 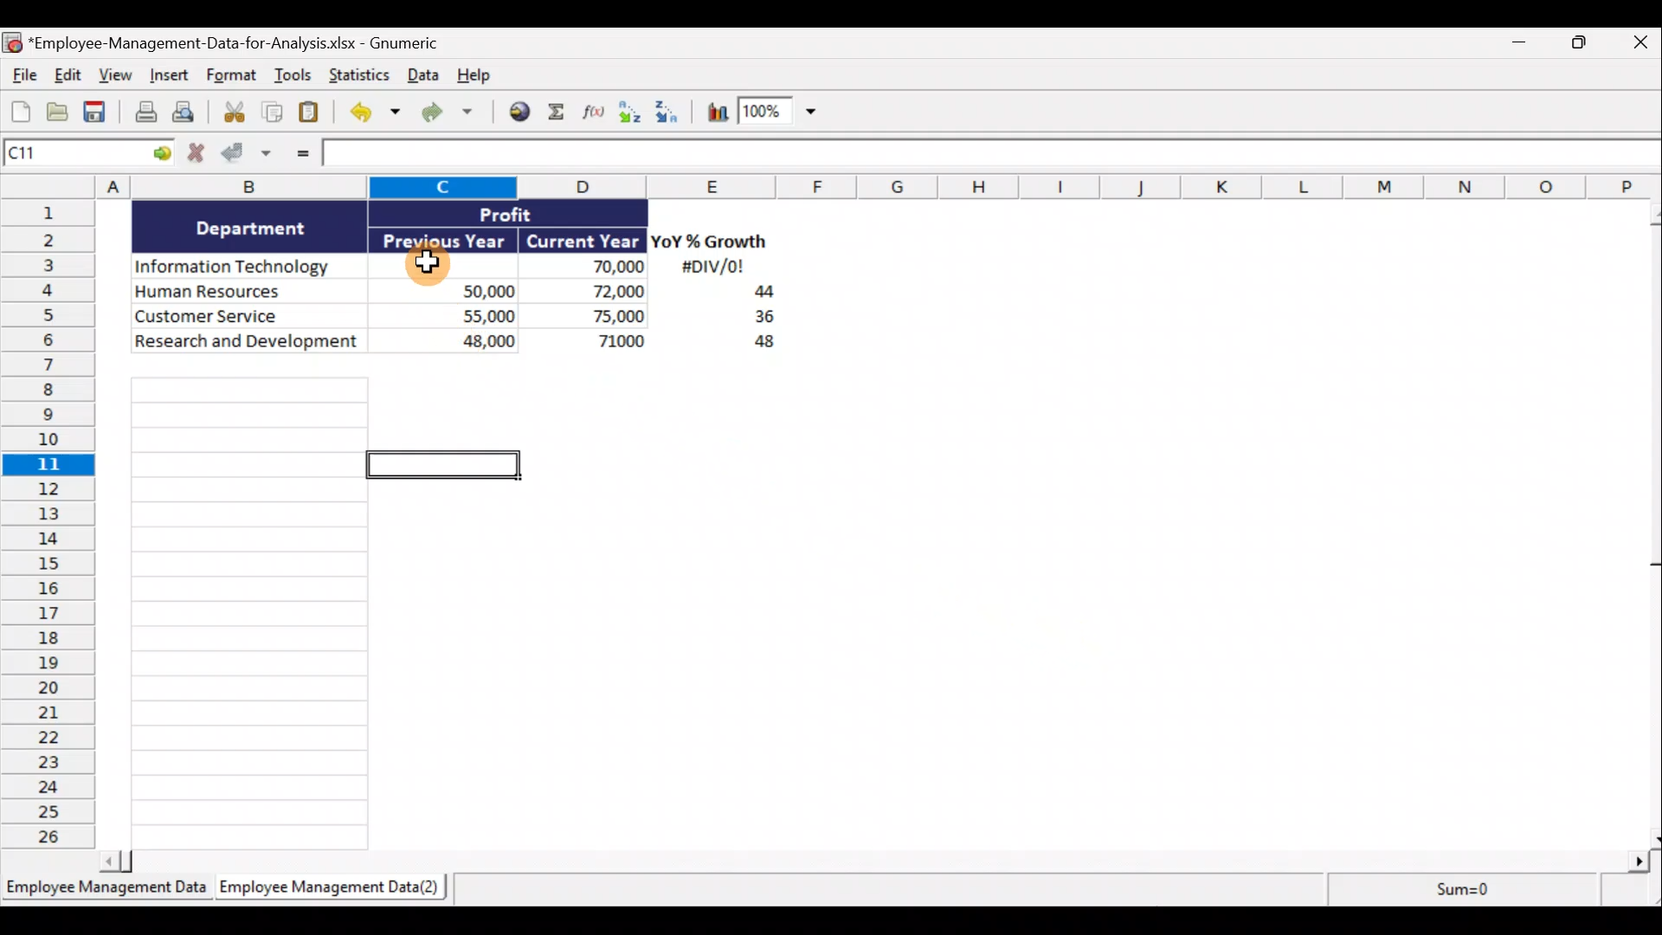 I want to click on Information Technology, so click(x=249, y=268).